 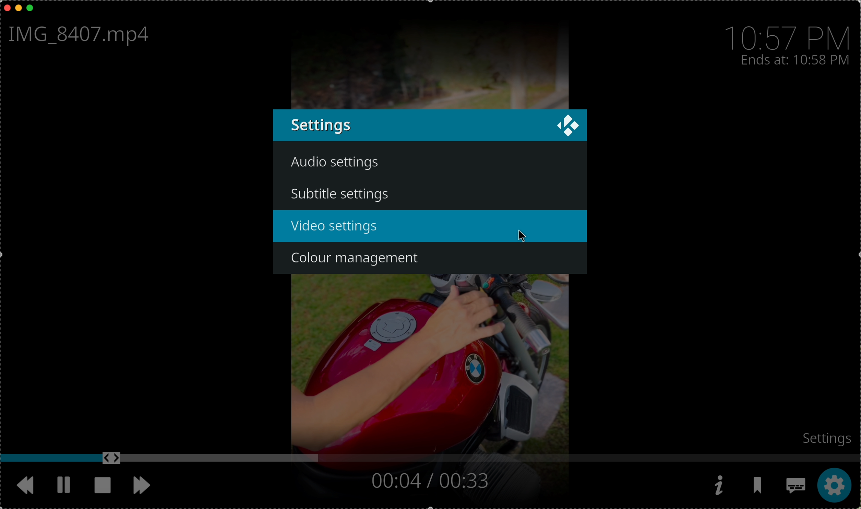 What do you see at coordinates (430, 226) in the screenshot?
I see `video settings` at bounding box center [430, 226].